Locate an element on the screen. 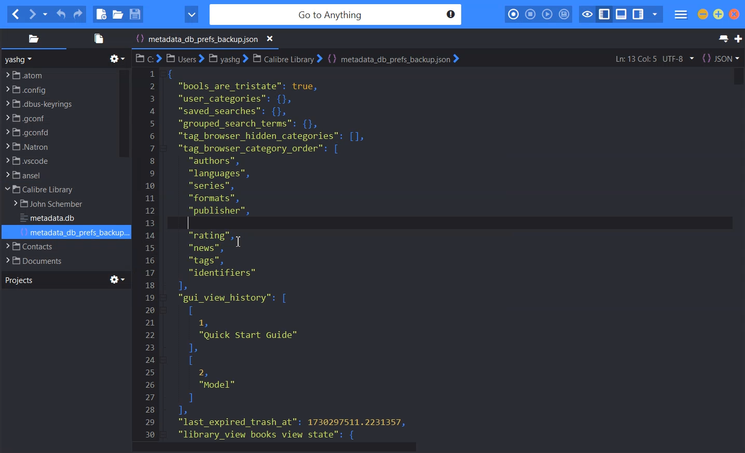 Image resolution: width=745 pixels, height=453 pixels. File is located at coordinates (56, 246).